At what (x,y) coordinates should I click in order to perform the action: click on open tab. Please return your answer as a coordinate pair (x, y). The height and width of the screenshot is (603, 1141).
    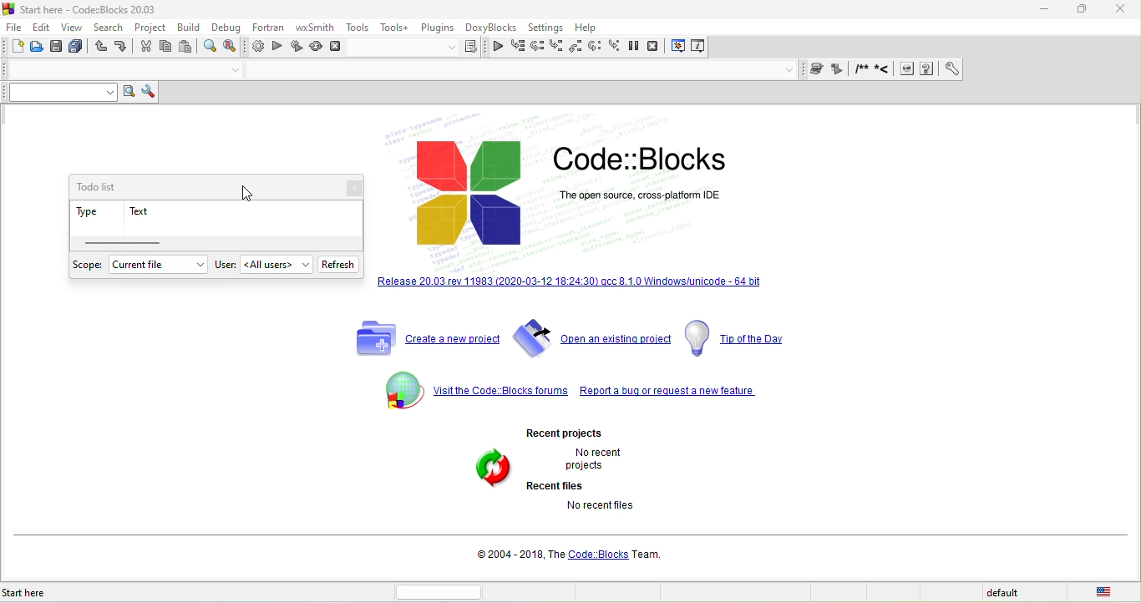
    Looking at the image, I should click on (517, 71).